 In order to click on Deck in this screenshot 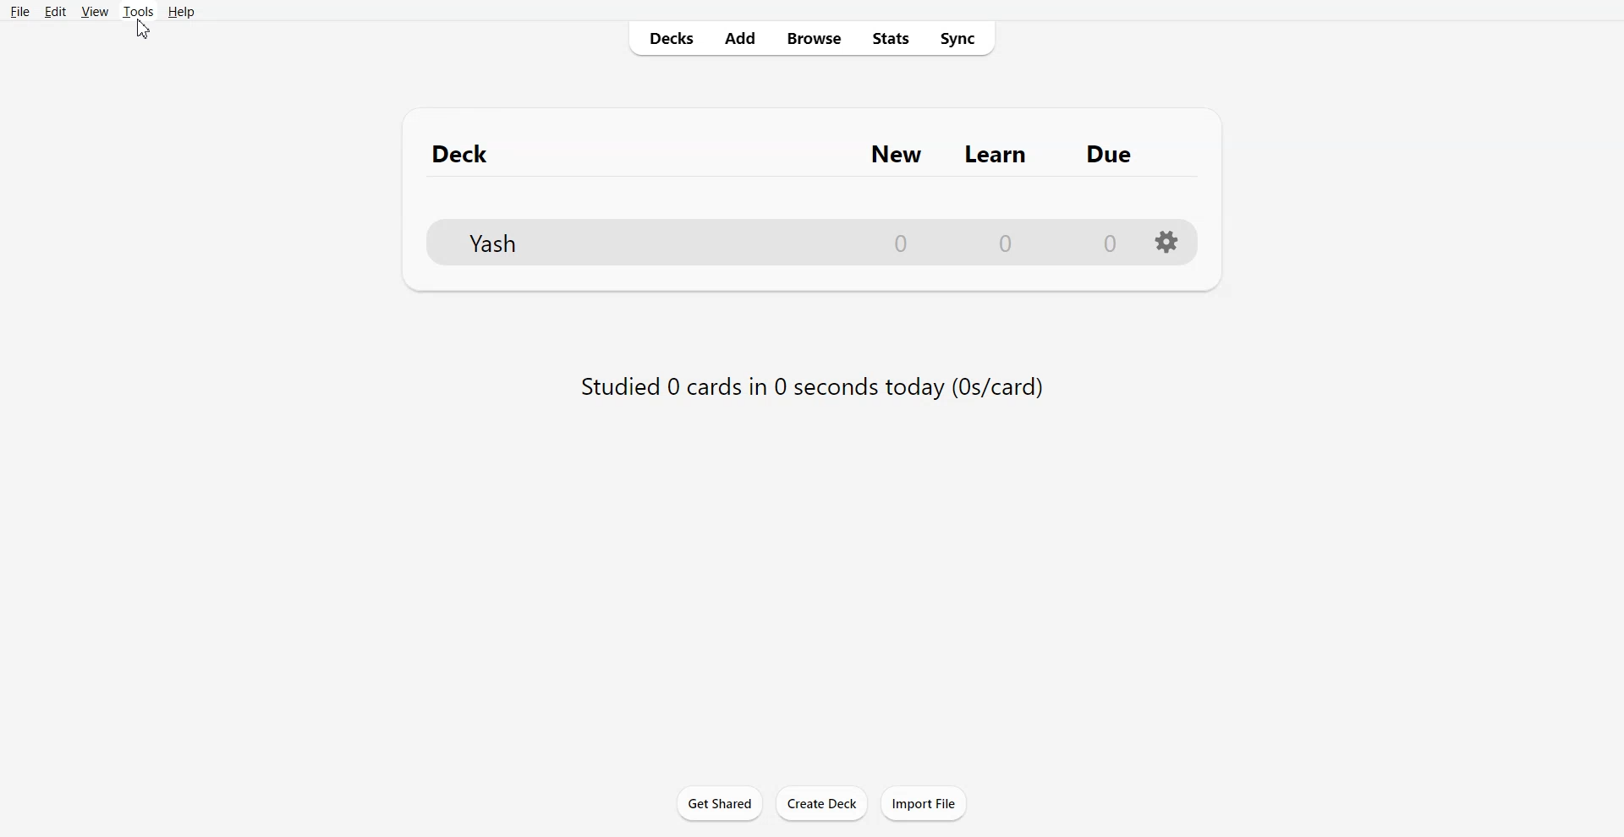, I will do `click(469, 153)`.